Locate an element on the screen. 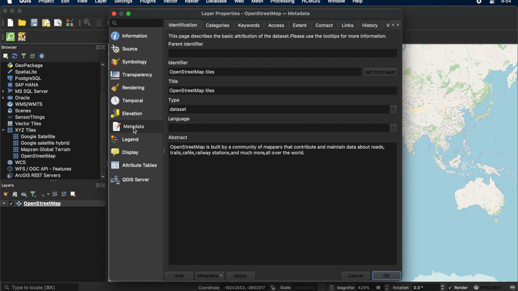  Layer Properties - OpenStreetMap — Metadata is located at coordinates (258, 13).